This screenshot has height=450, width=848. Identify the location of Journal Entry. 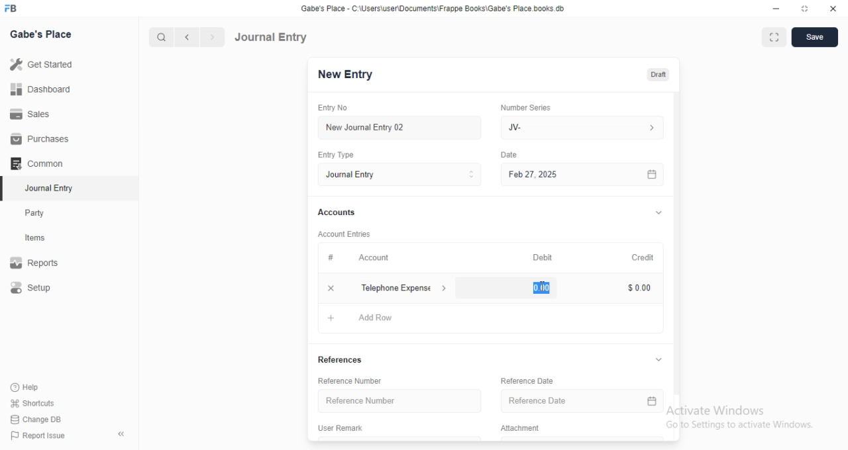
(399, 175).